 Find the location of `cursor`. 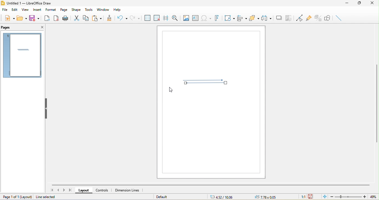

cursor is located at coordinates (170, 91).